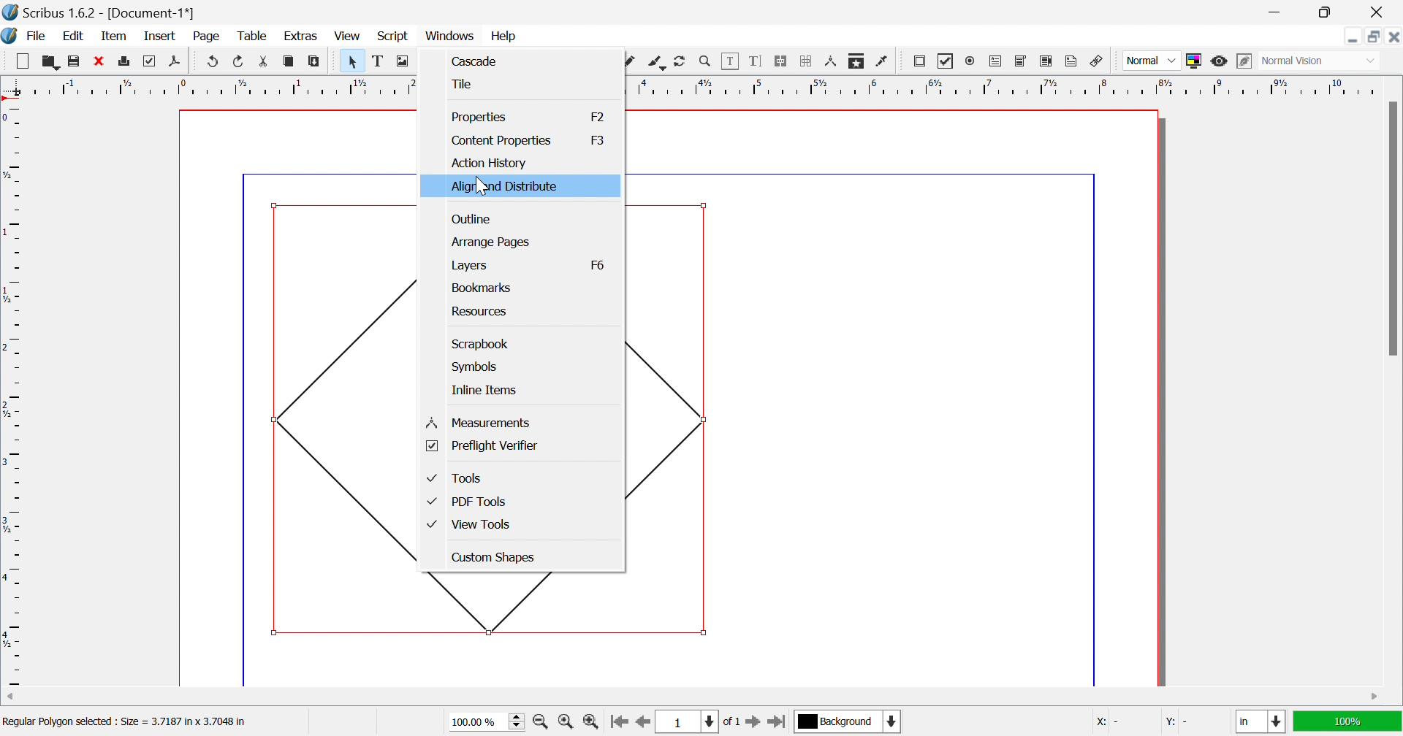 The height and width of the screenshot is (736, 1403). What do you see at coordinates (404, 60) in the screenshot?
I see `Image frame` at bounding box center [404, 60].